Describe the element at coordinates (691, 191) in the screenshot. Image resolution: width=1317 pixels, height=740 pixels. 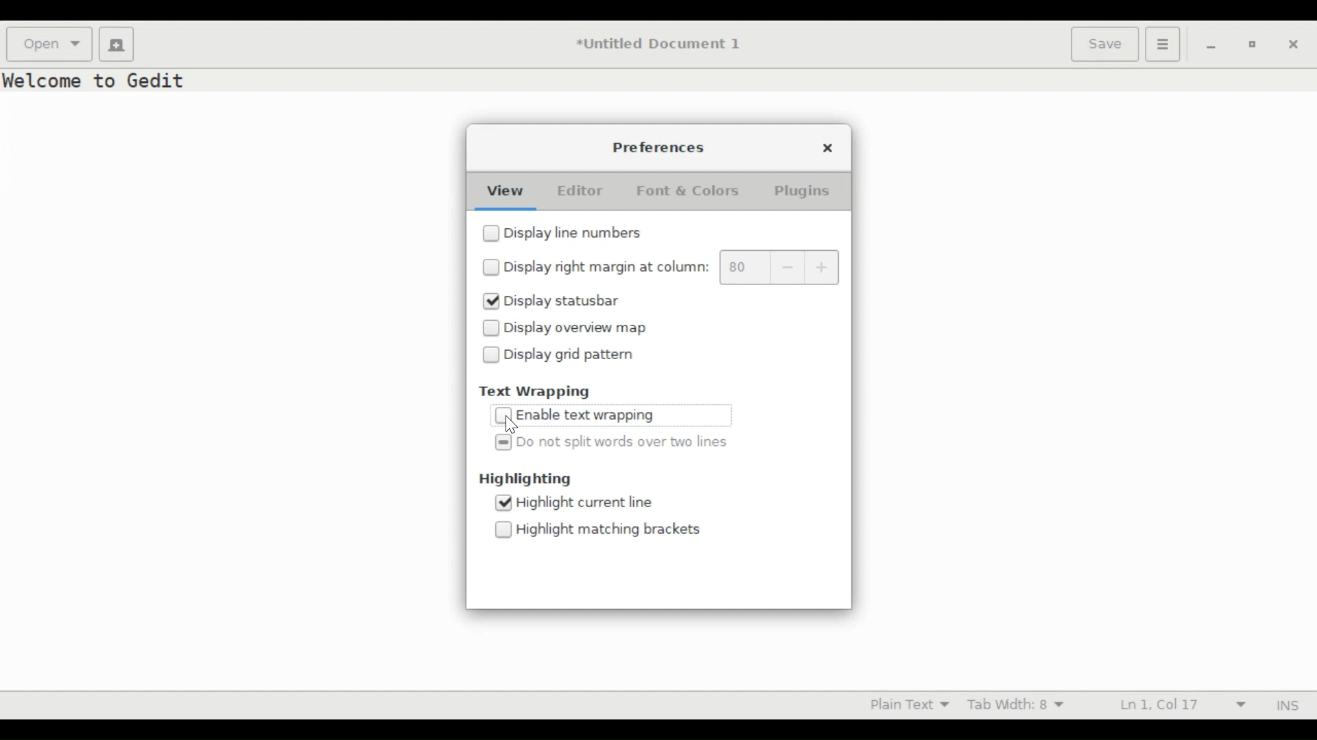
I see `Font & Colors` at that location.